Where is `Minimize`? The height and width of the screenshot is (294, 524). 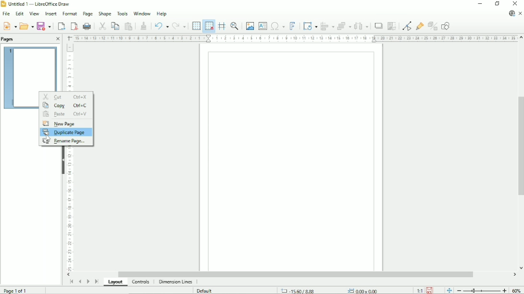 Minimize is located at coordinates (479, 4).